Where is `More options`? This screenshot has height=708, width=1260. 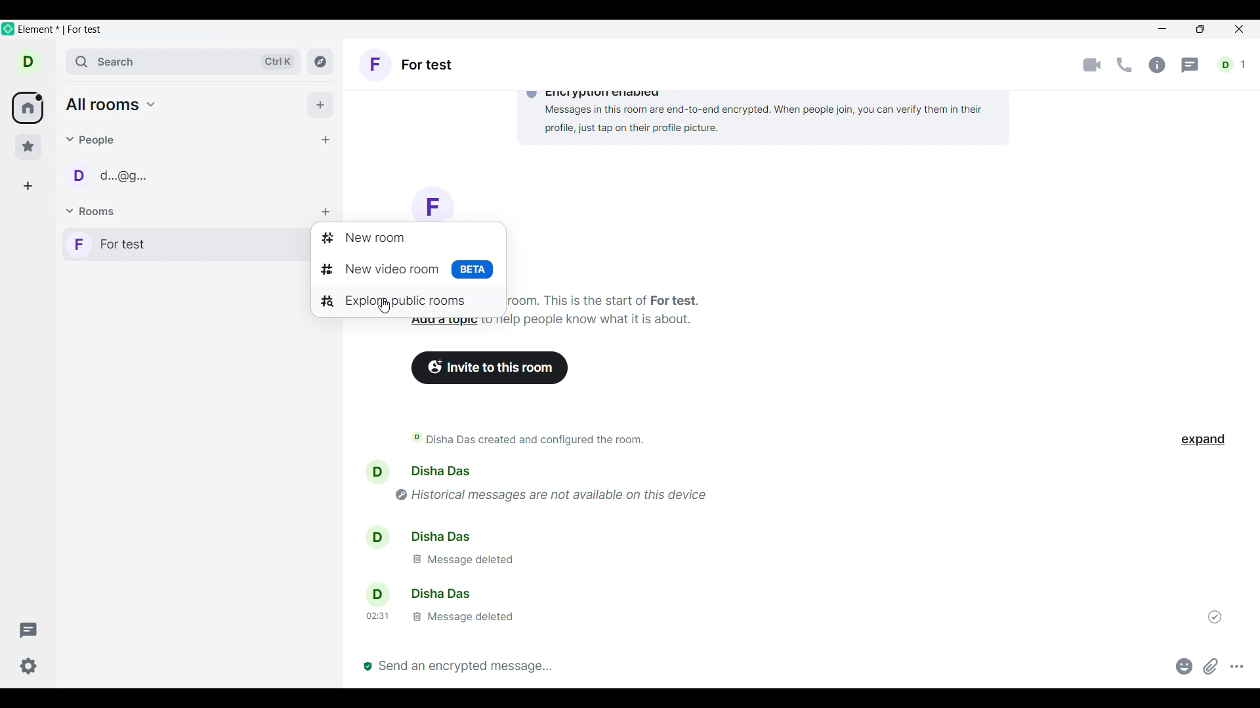 More options is located at coordinates (1237, 666).